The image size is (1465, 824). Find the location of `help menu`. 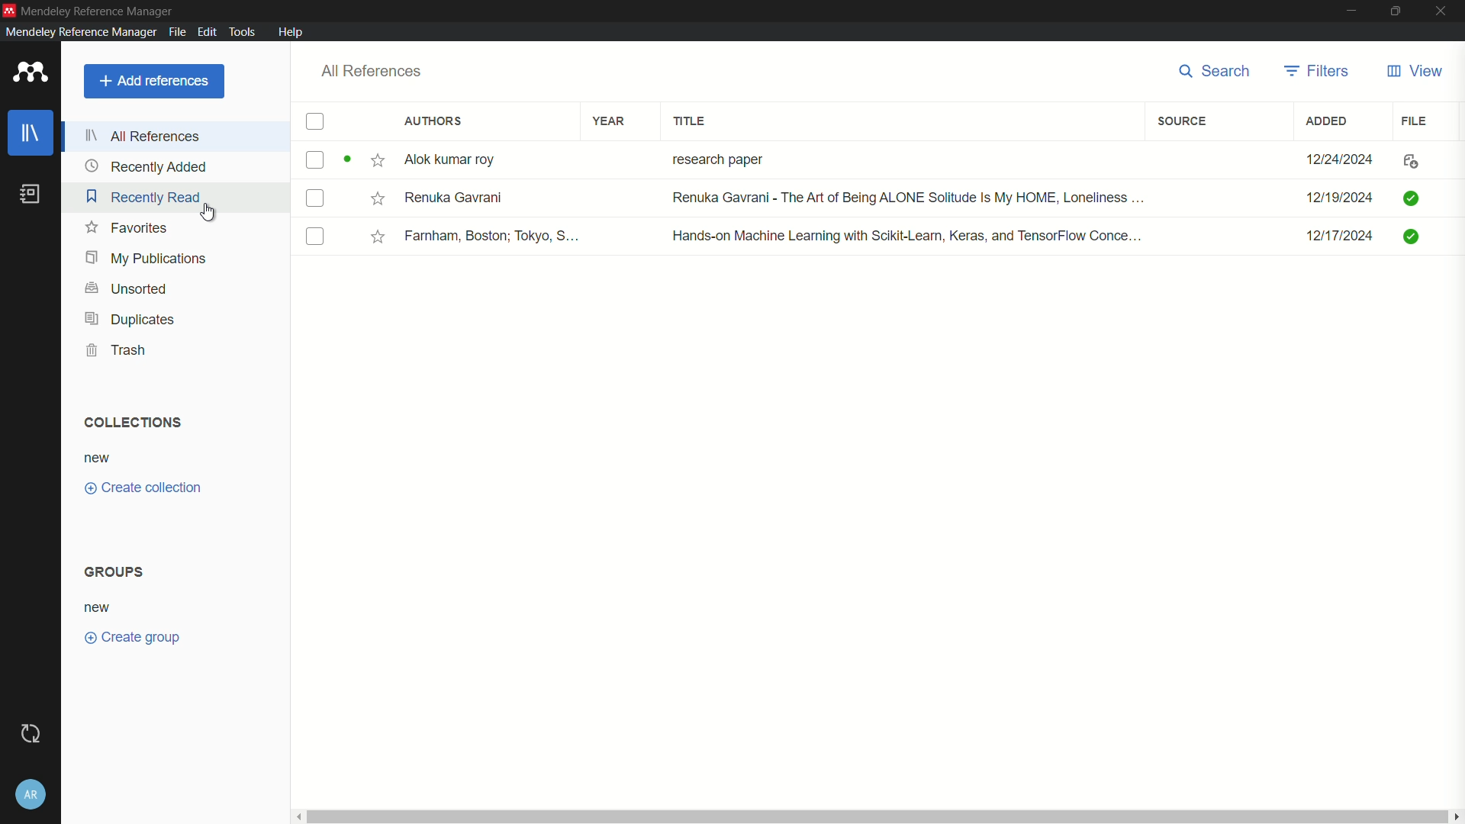

help menu is located at coordinates (293, 33).